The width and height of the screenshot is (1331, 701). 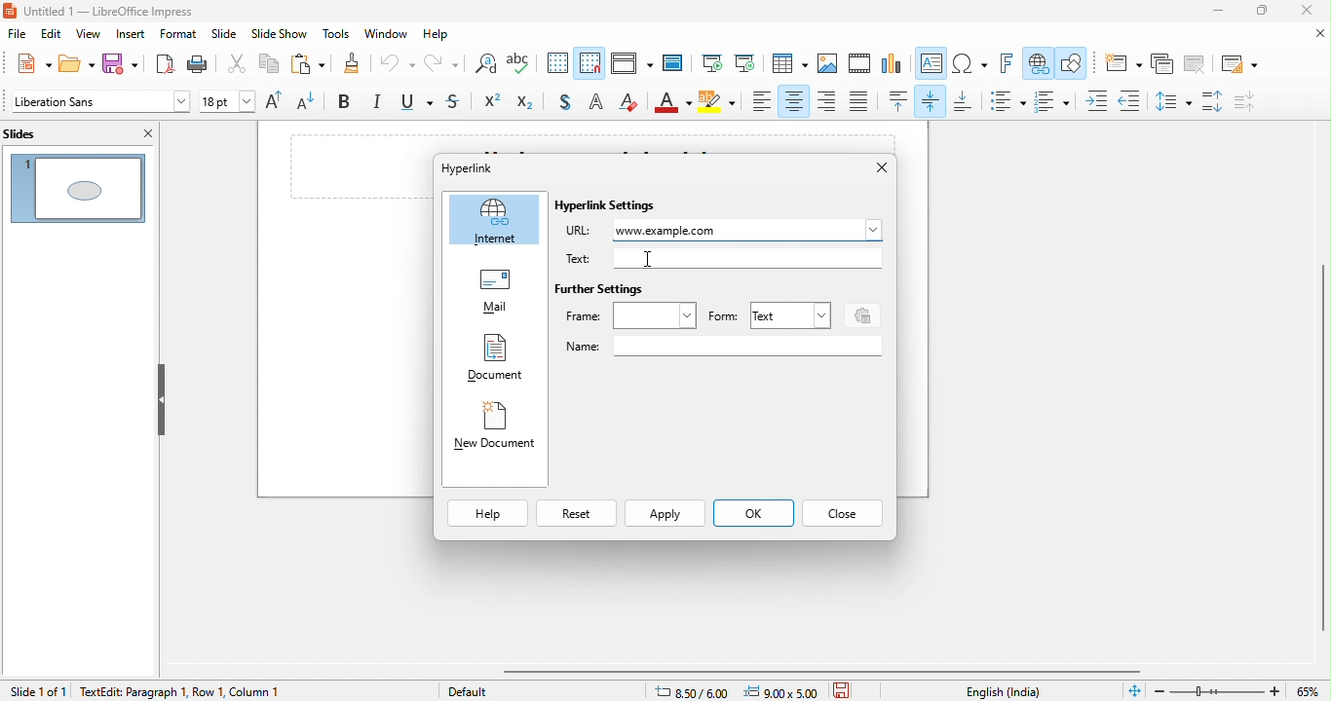 What do you see at coordinates (653, 257) in the screenshot?
I see `cursor movement` at bounding box center [653, 257].